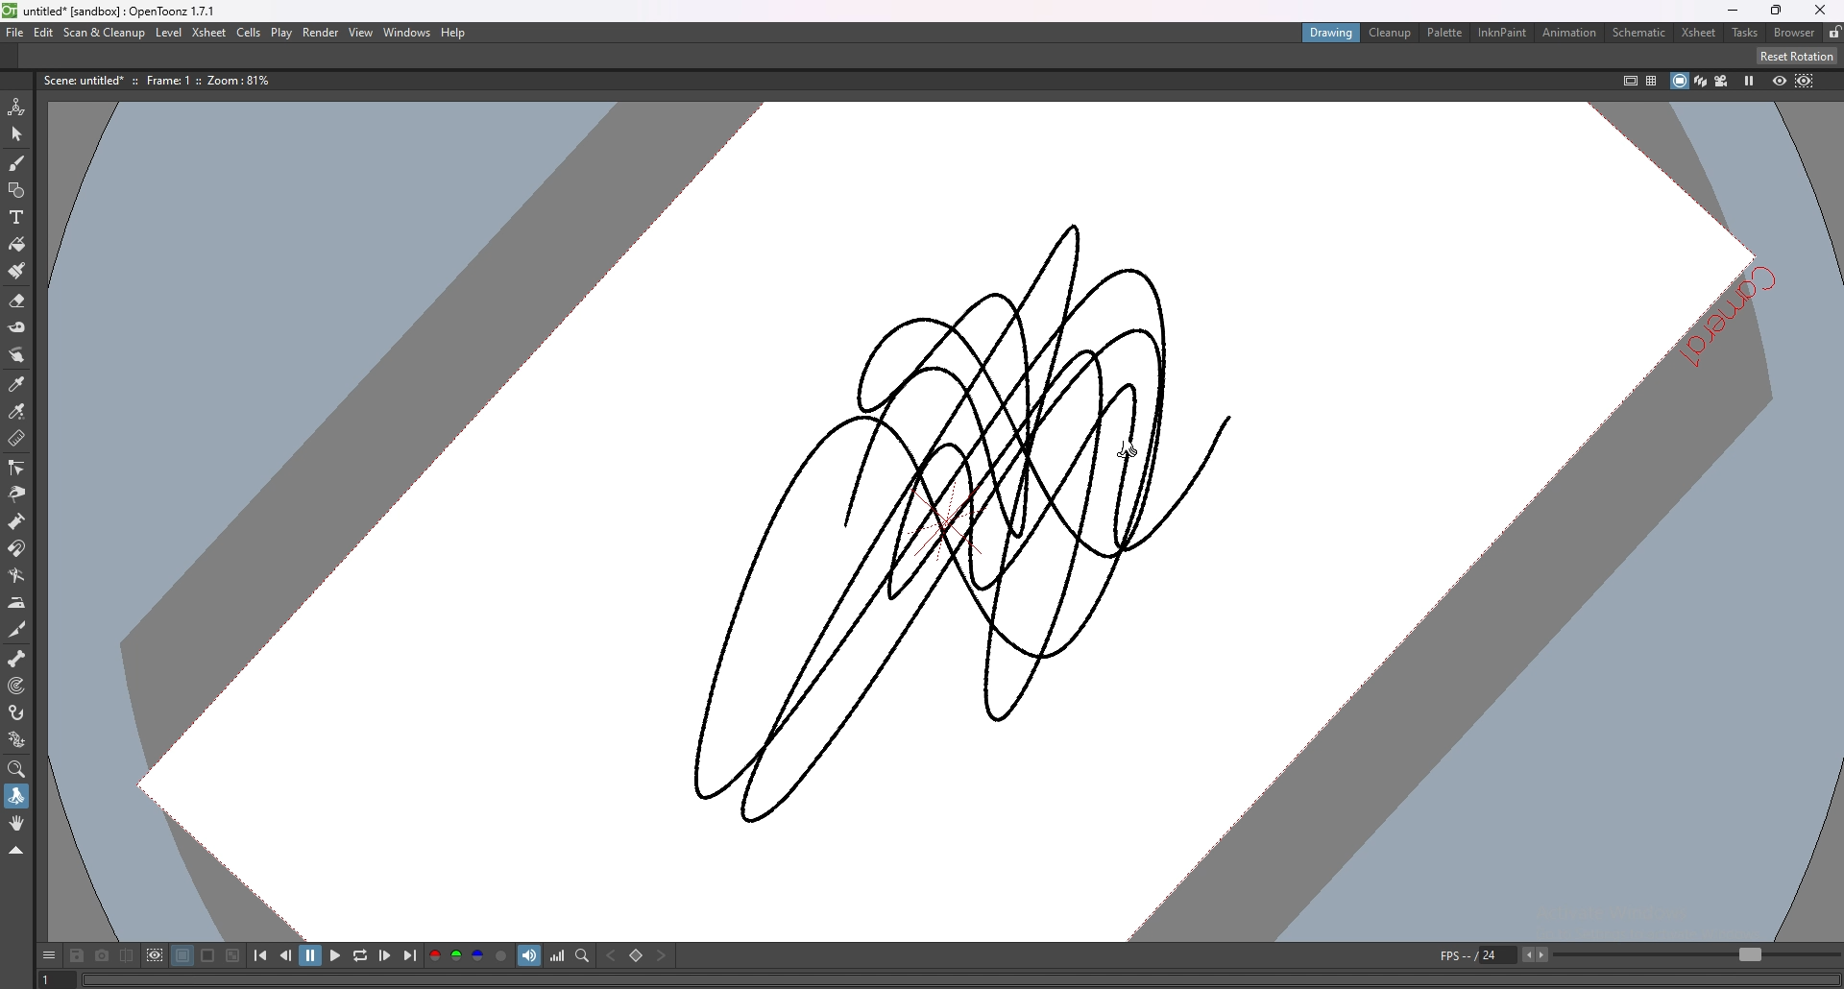  What do you see at coordinates (76, 955) in the screenshot?
I see `save` at bounding box center [76, 955].